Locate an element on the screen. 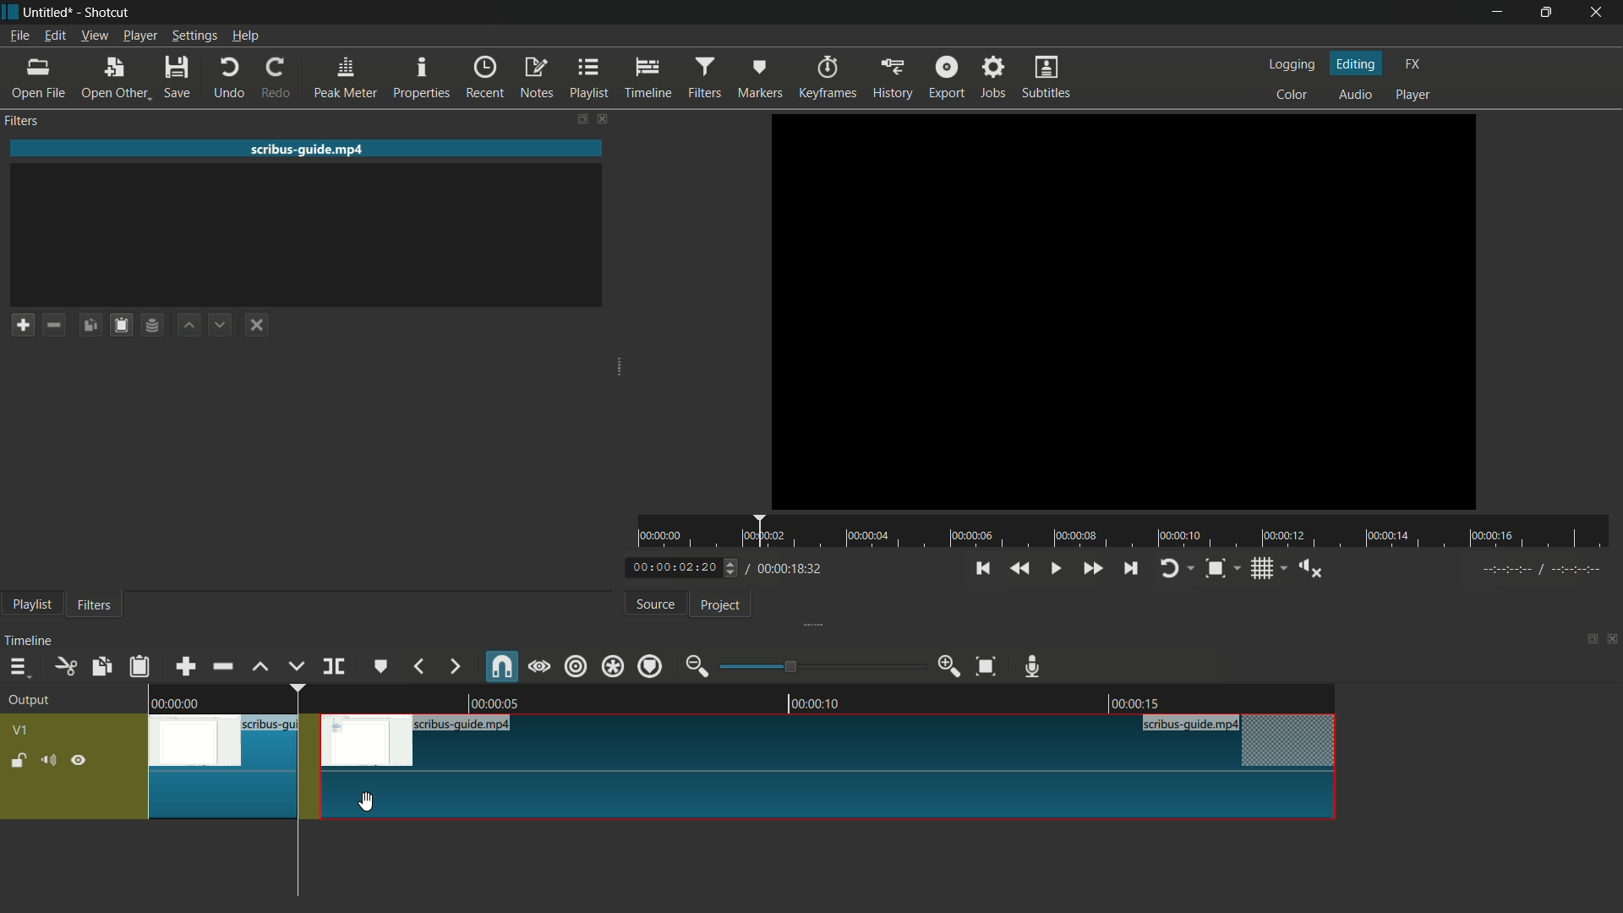 The height and width of the screenshot is (913, 1623). close timeline is located at coordinates (1613, 641).